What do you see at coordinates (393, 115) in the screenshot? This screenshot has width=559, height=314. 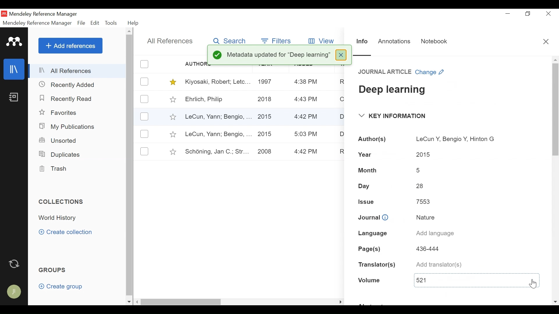 I see `KEY INFORMATION` at bounding box center [393, 115].